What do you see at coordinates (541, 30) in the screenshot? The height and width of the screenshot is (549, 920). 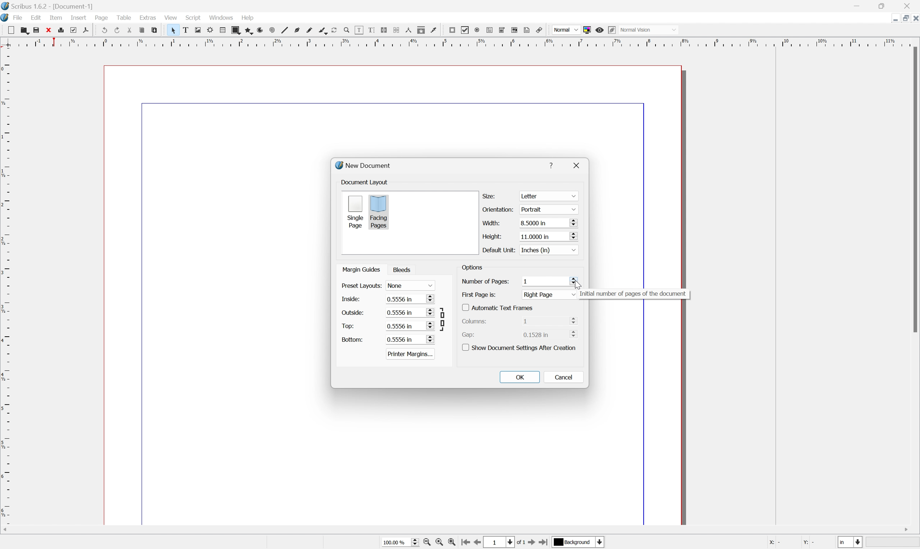 I see `link annotation` at bounding box center [541, 30].